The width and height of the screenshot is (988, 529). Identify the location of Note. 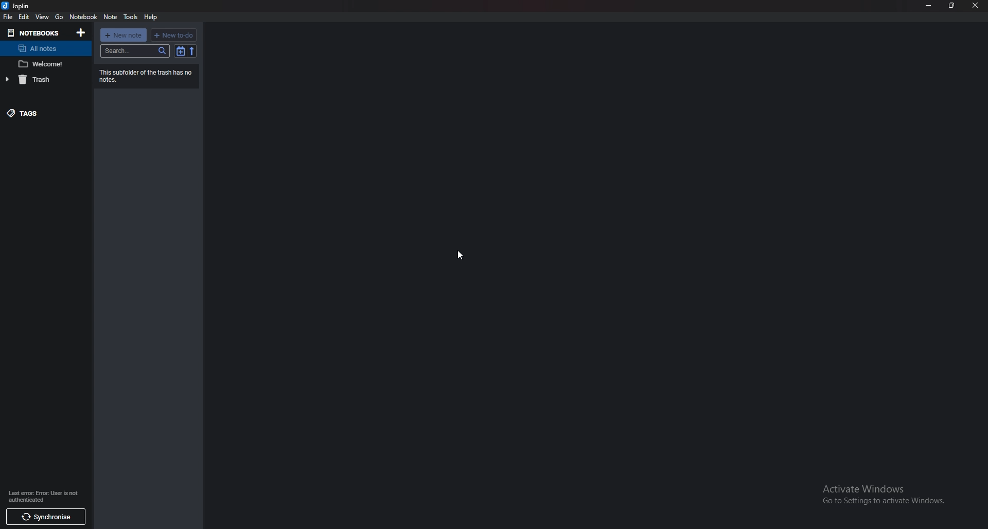
(111, 17).